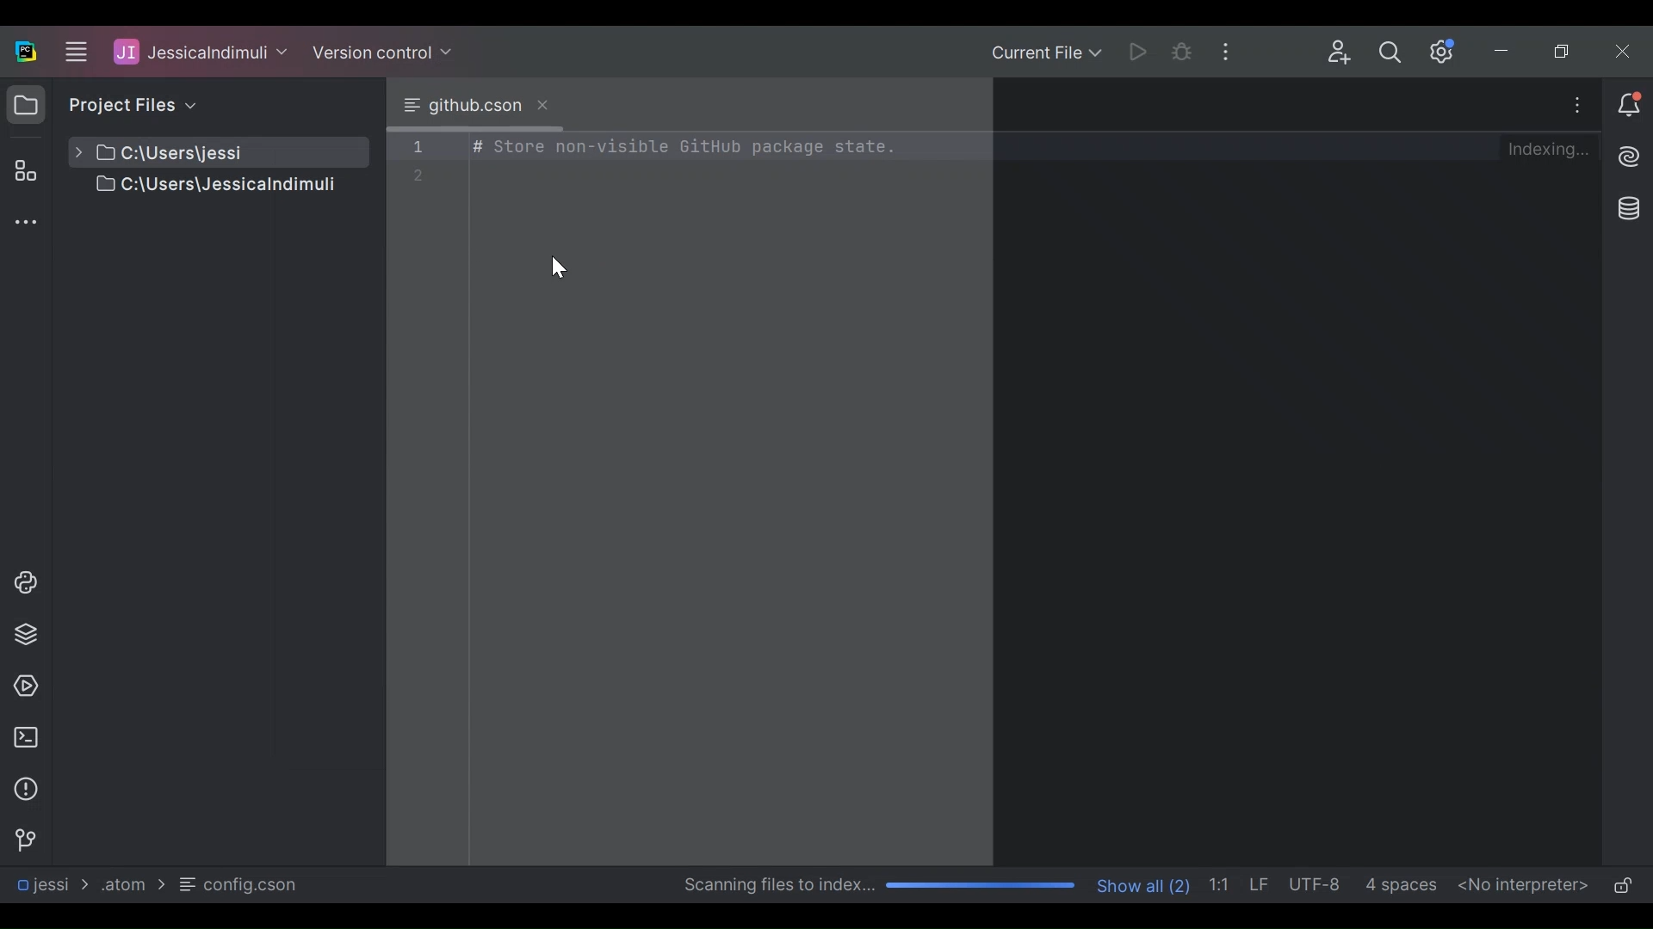  What do you see at coordinates (1396, 52) in the screenshot?
I see `Search` at bounding box center [1396, 52].